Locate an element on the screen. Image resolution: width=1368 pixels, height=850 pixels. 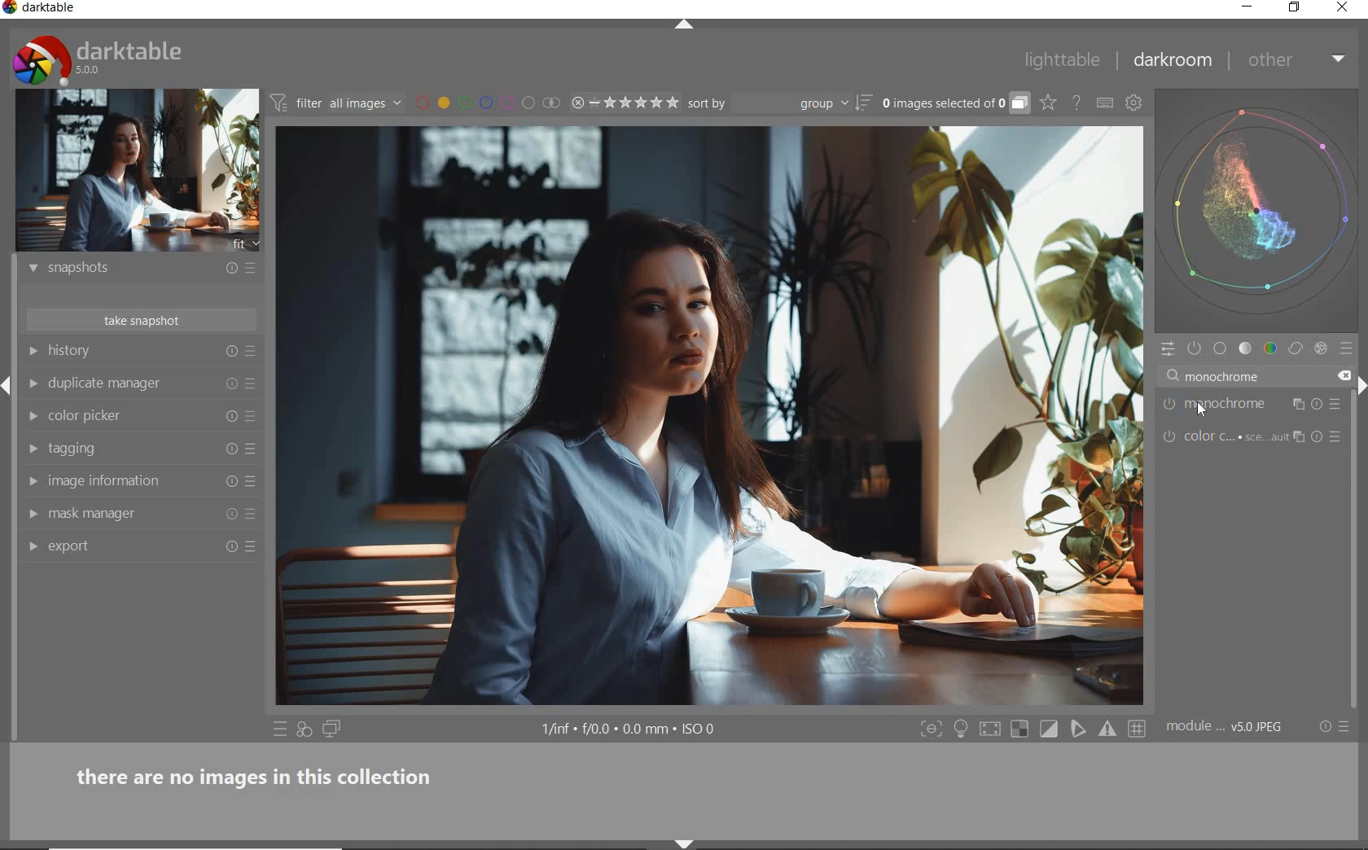
show module is located at coordinates (33, 383).